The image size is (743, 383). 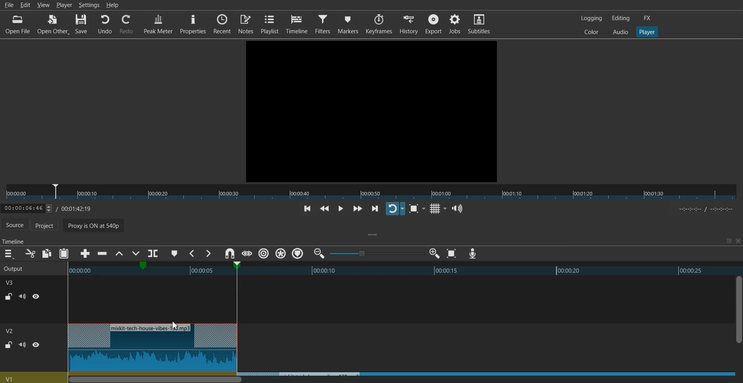 I want to click on Open Other, so click(x=53, y=25).